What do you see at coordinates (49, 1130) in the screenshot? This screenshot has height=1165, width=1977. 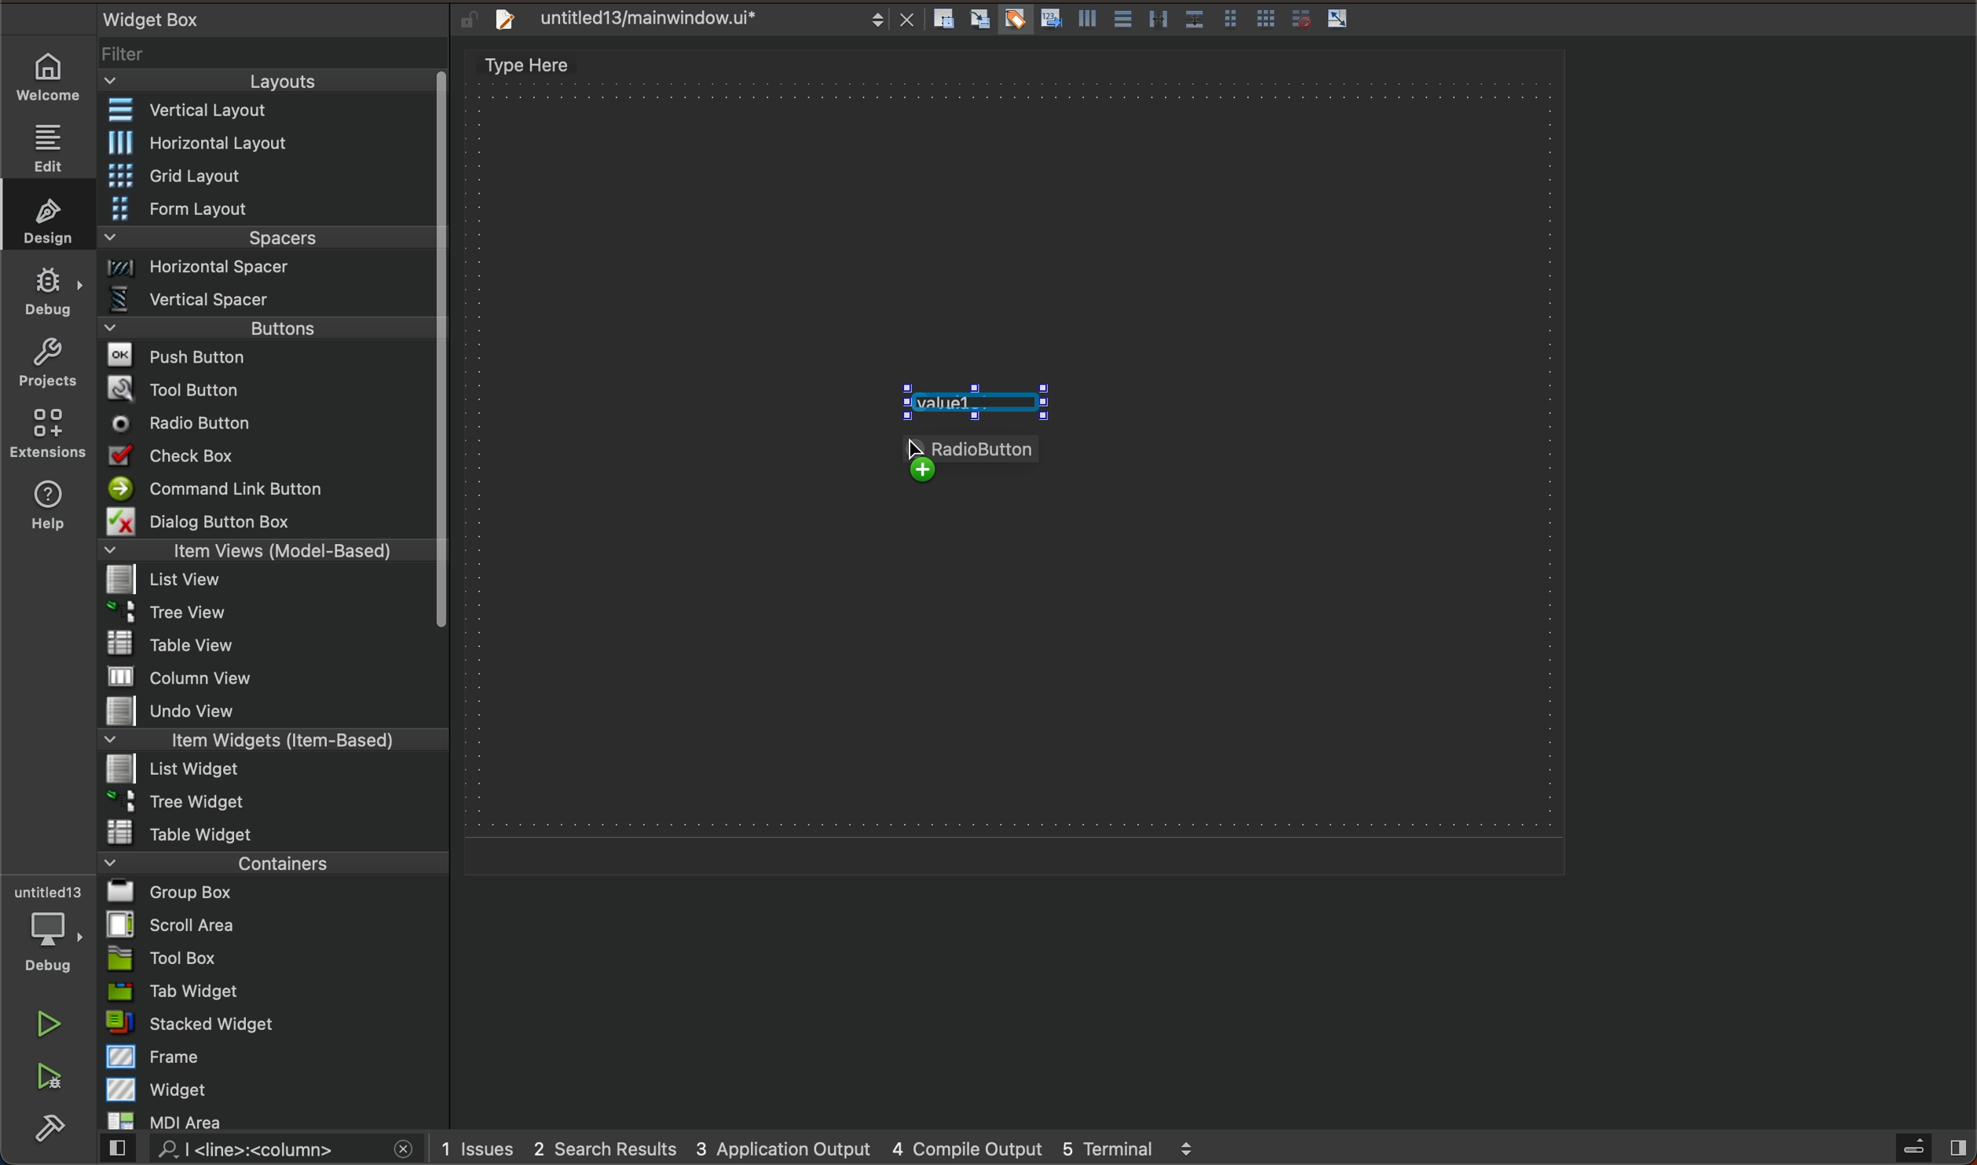 I see `build` at bounding box center [49, 1130].